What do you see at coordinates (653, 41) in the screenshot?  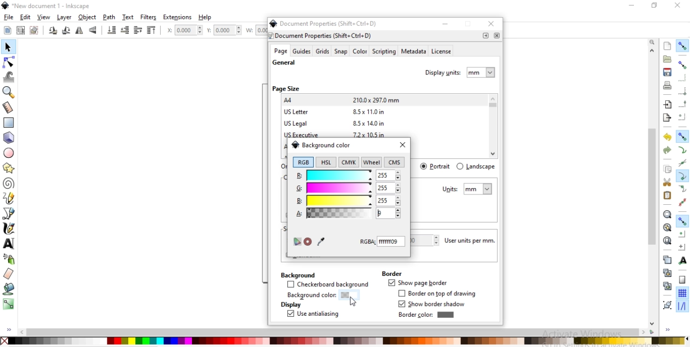 I see `zoom` at bounding box center [653, 41].